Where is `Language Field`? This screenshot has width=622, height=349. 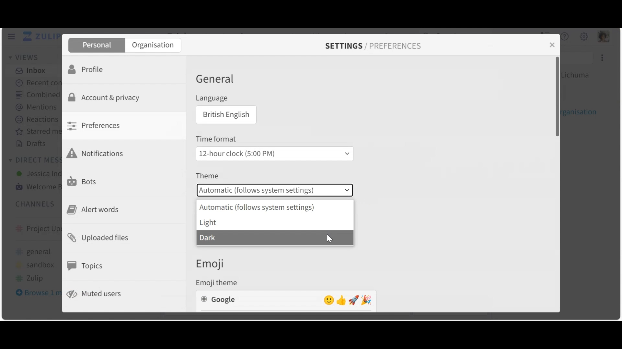
Language Field is located at coordinates (225, 115).